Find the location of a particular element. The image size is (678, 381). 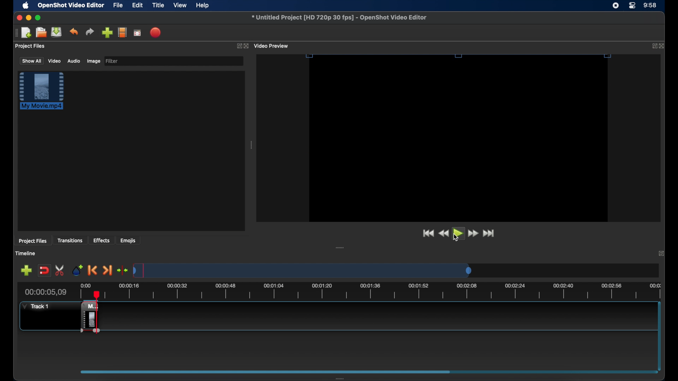

jumpt to  end is located at coordinates (489, 233).